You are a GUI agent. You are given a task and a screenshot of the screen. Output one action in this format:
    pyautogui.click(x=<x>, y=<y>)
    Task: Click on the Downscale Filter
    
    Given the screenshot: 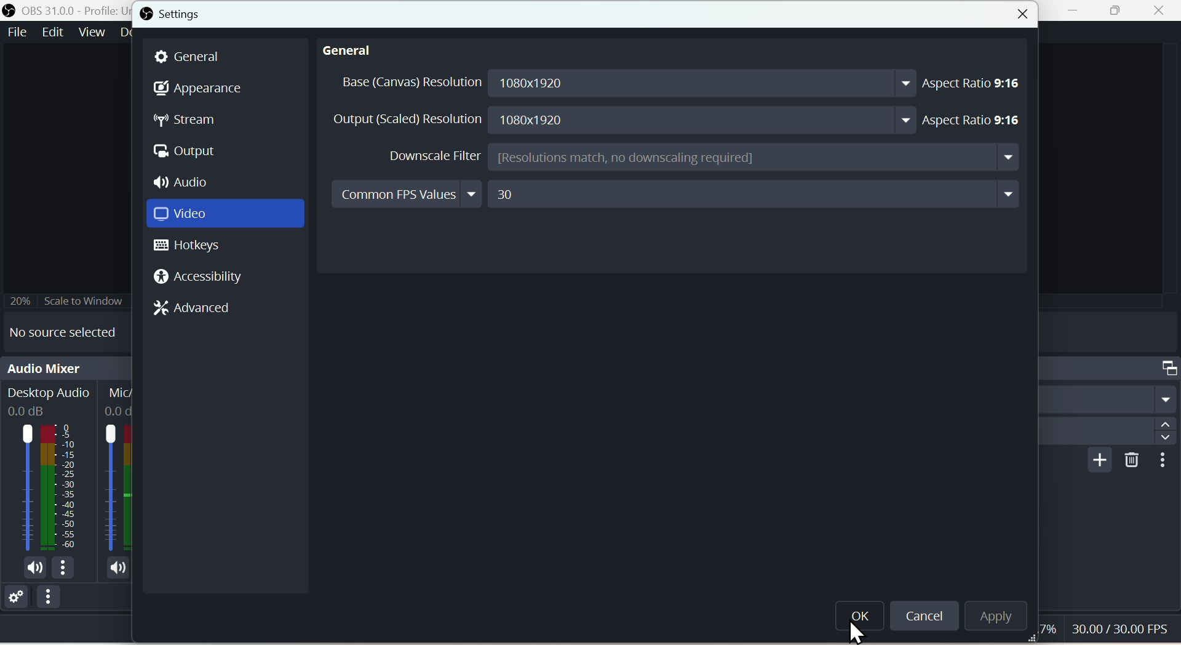 What is the action you would take?
    pyautogui.click(x=702, y=158)
    